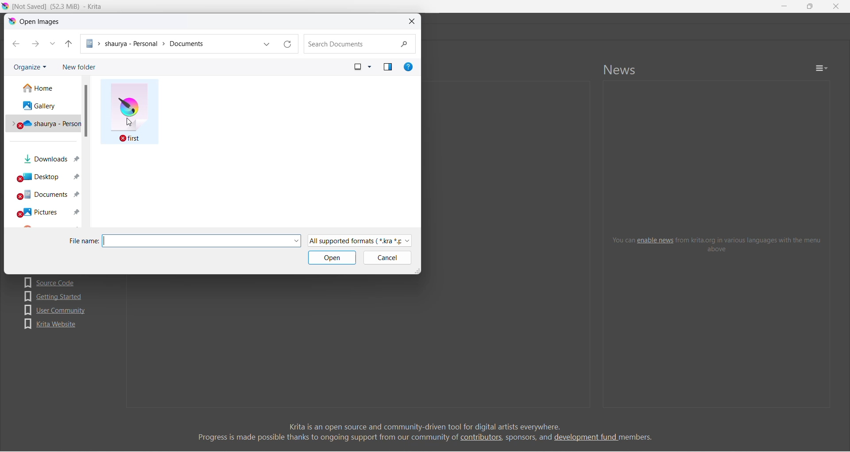 The image size is (850, 452). I want to click on home, so click(44, 88).